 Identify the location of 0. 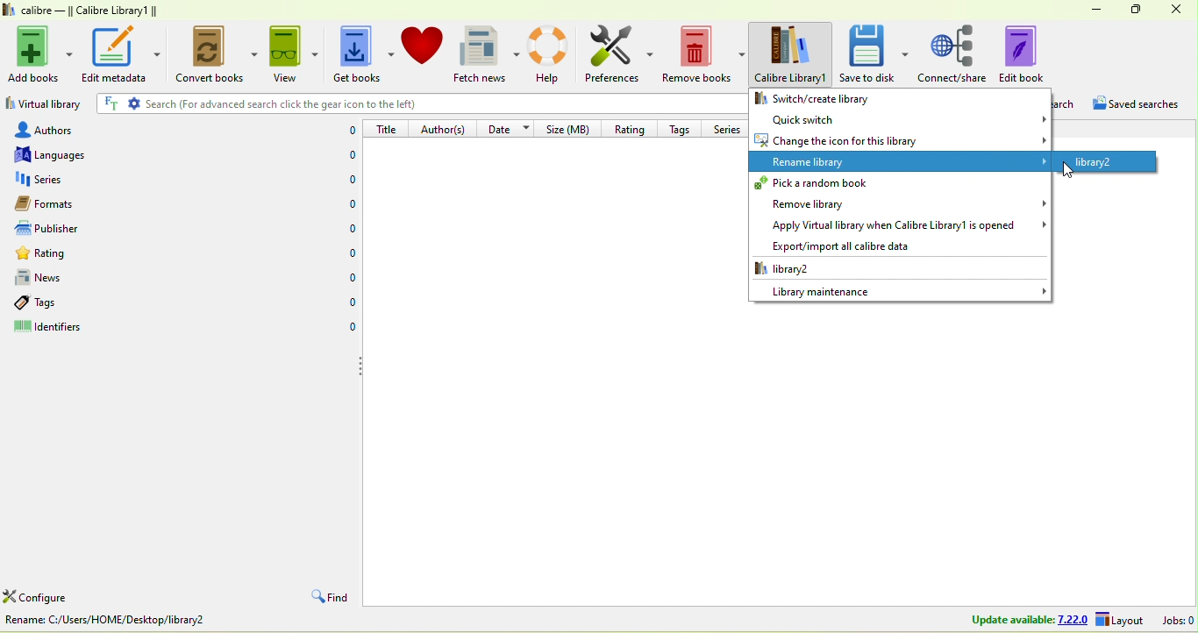
(343, 180).